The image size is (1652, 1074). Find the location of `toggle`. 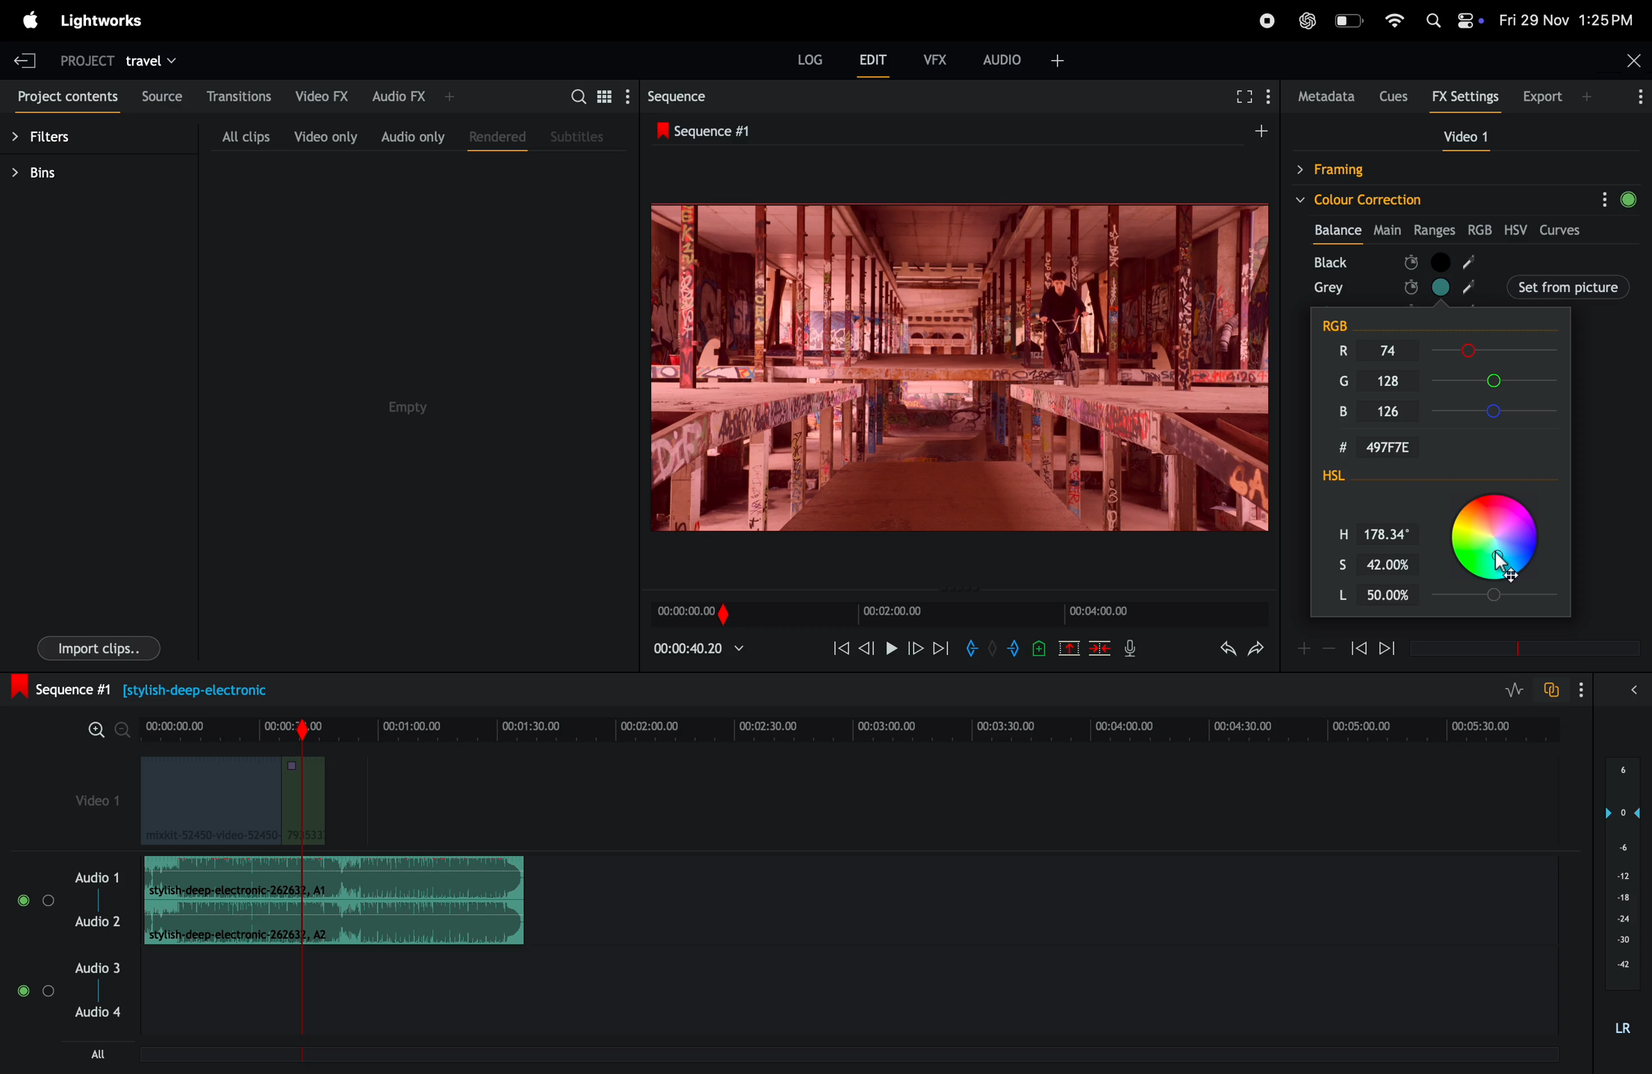

toggle is located at coordinates (49, 901).